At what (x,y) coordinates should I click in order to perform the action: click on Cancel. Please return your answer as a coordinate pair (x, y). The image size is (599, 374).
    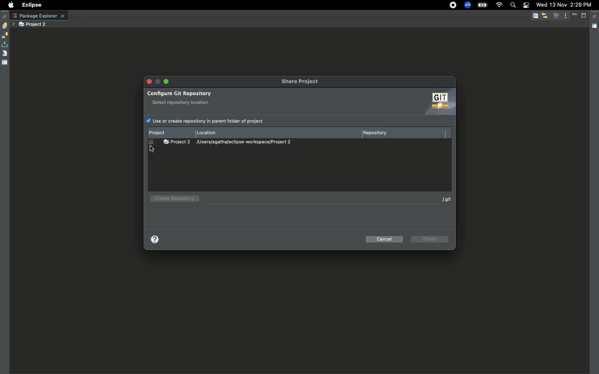
    Looking at the image, I should click on (385, 240).